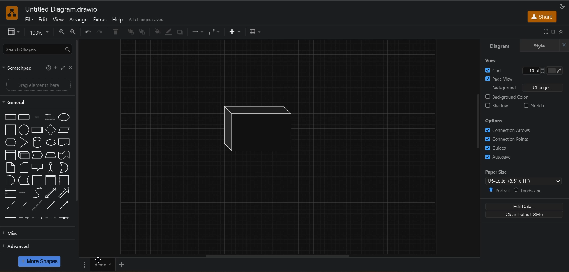 This screenshot has width=569, height=272. Describe the element at coordinates (49, 68) in the screenshot. I see `help` at that location.